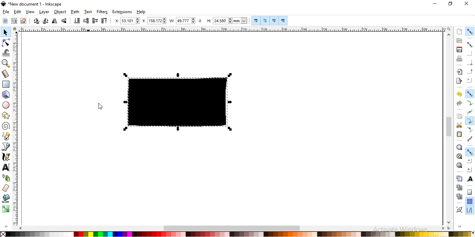 The image size is (475, 237). Describe the element at coordinates (33, 4) in the screenshot. I see `new document 1 -Inkscape` at that location.